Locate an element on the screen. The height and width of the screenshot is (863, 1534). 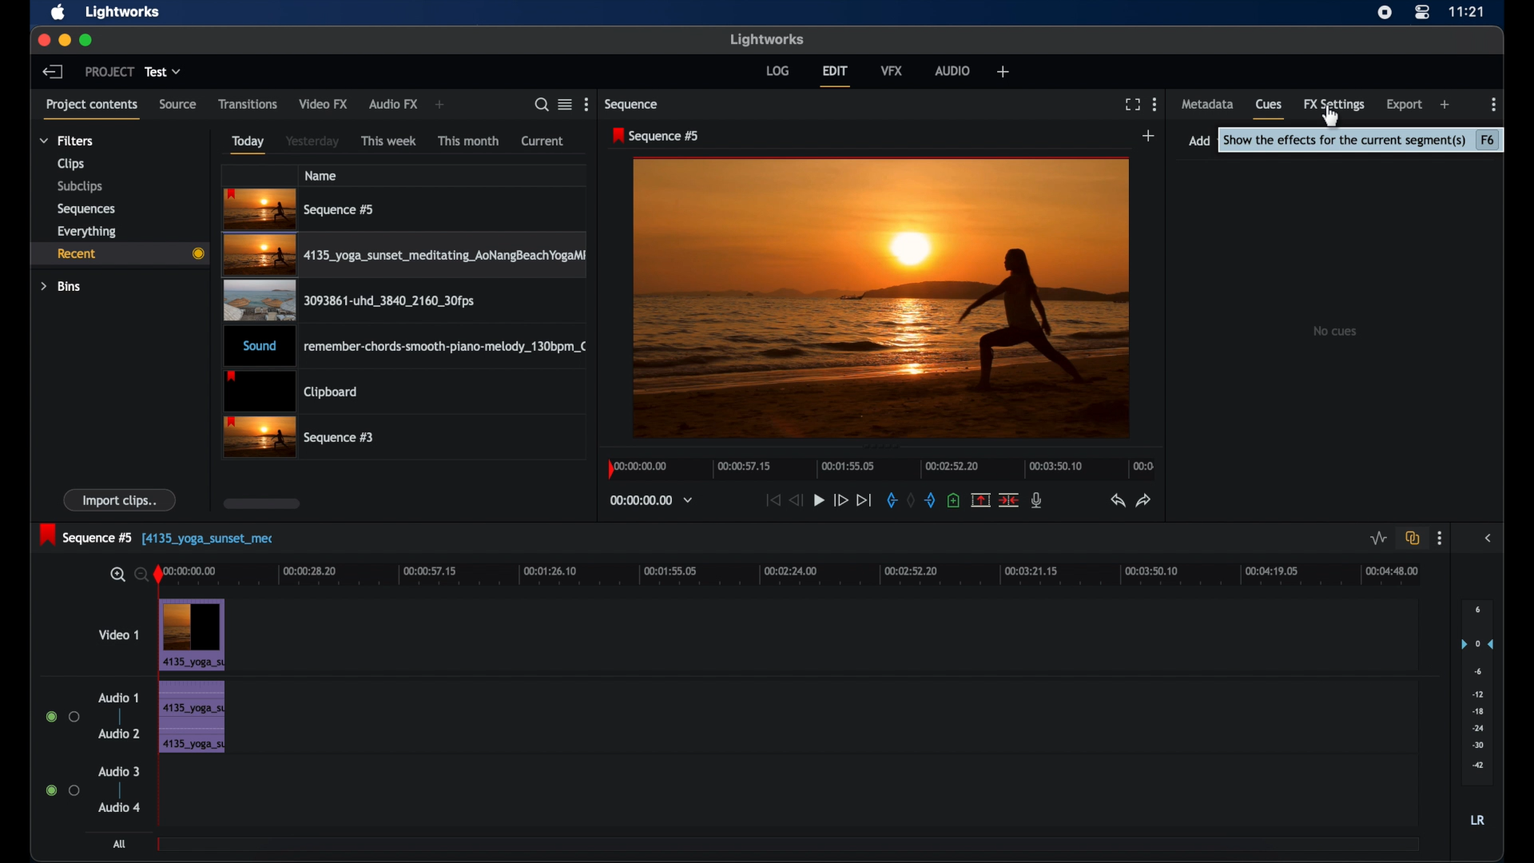
maximize is located at coordinates (87, 40).